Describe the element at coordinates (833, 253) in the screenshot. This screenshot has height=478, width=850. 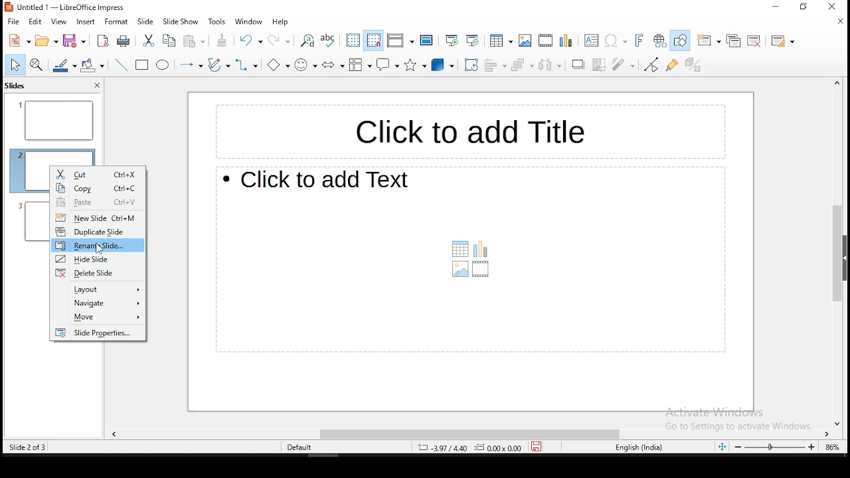
I see `scroll bar` at that location.